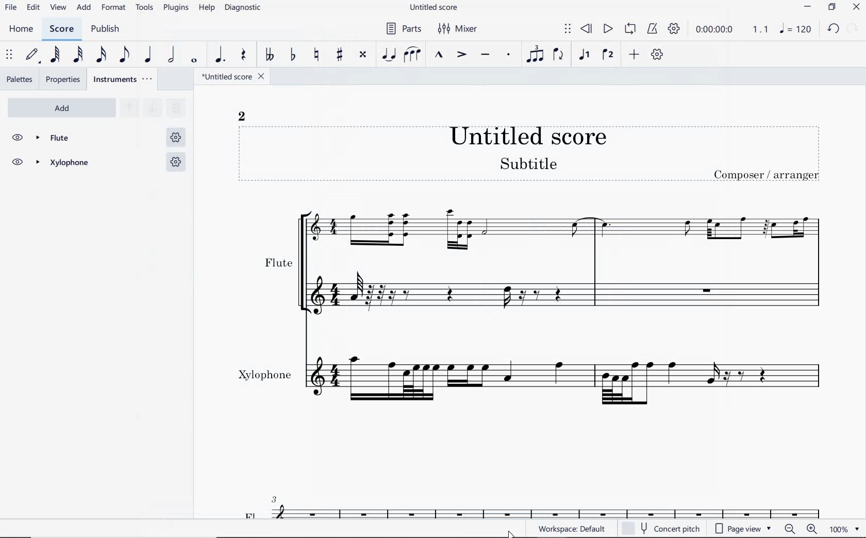 The image size is (866, 538). Describe the element at coordinates (85, 7) in the screenshot. I see `ADD` at that location.